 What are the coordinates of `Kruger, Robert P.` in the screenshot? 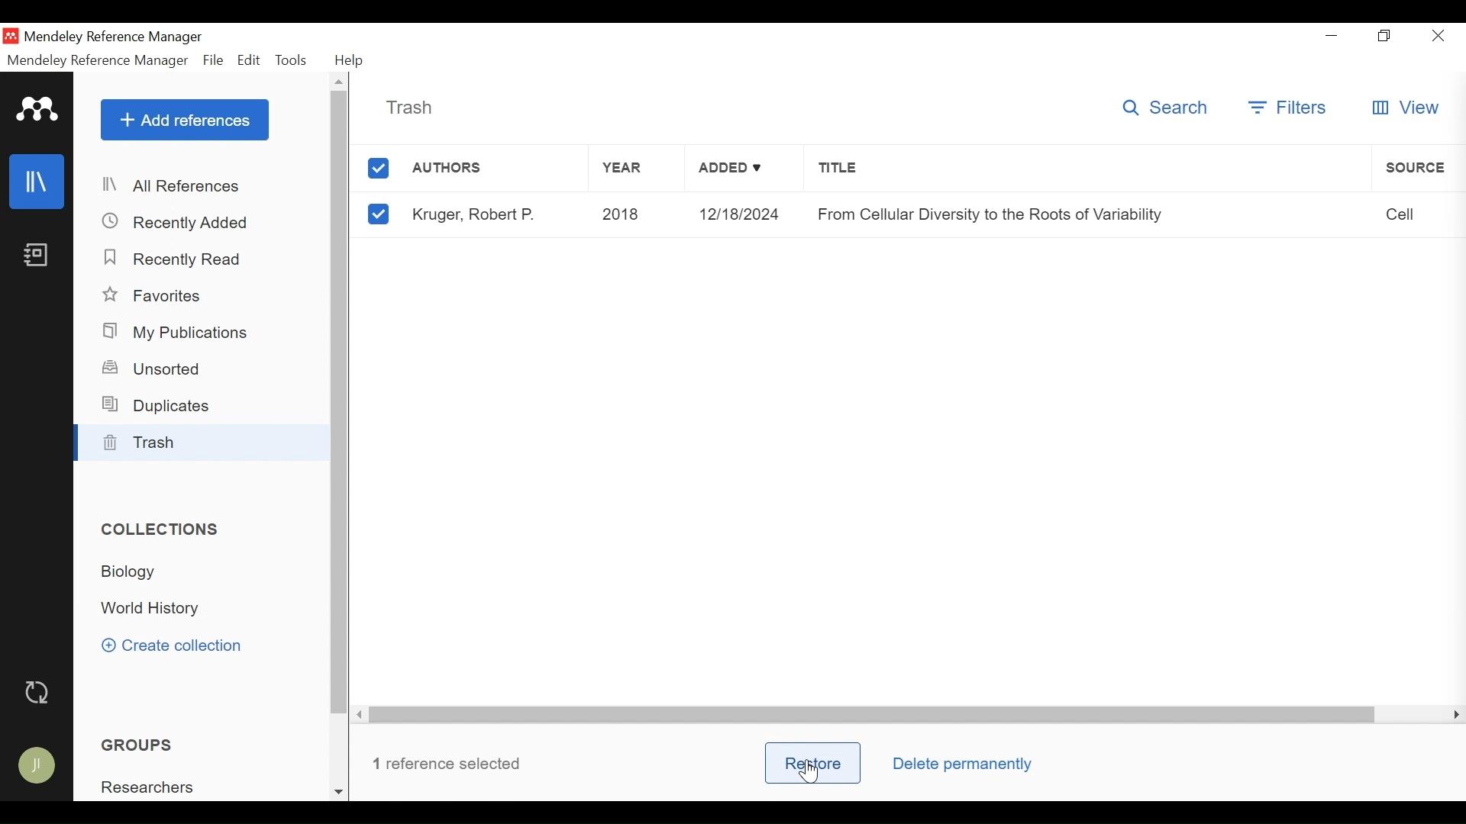 It's located at (483, 215).